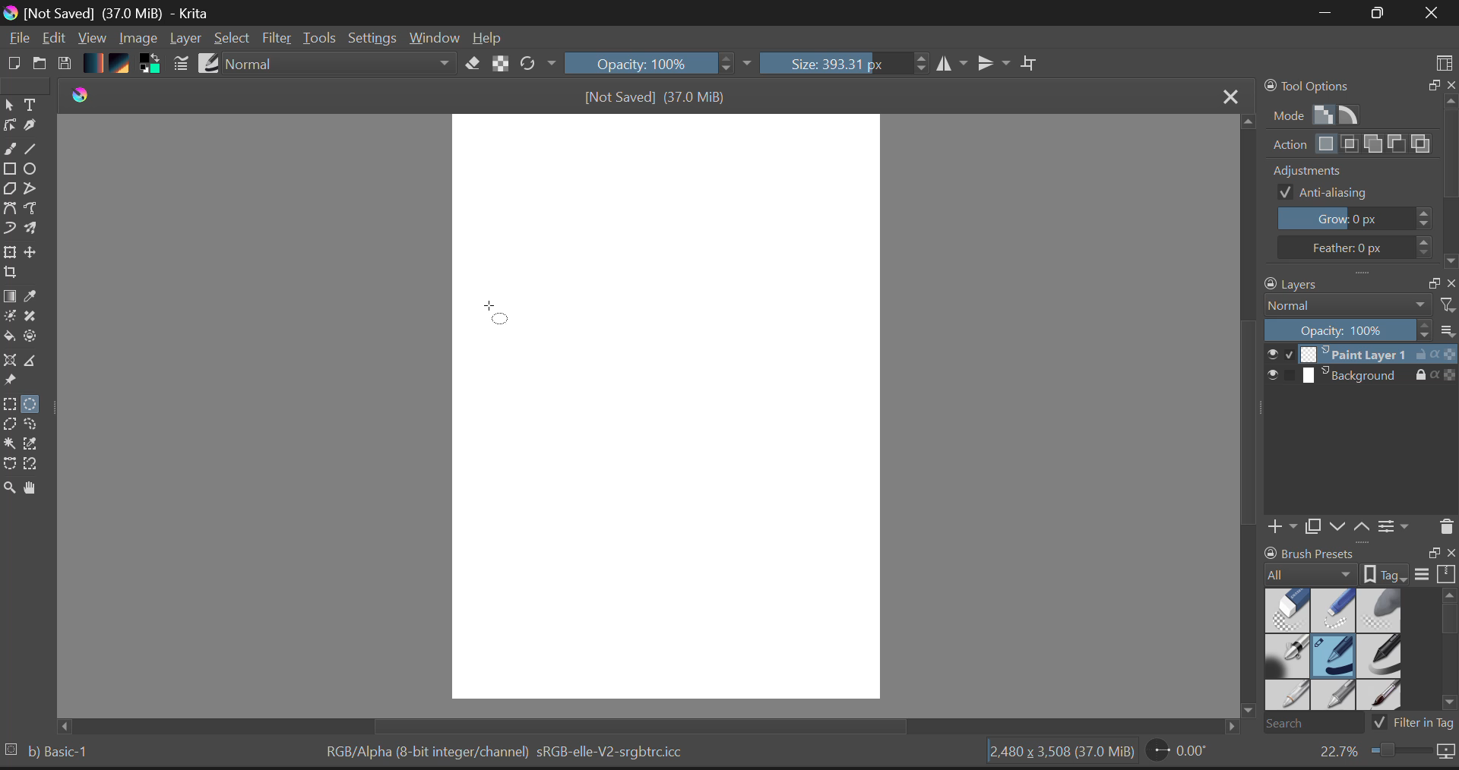 This screenshot has height=770, width=1459. I want to click on Rectangle Selection, so click(9, 406).